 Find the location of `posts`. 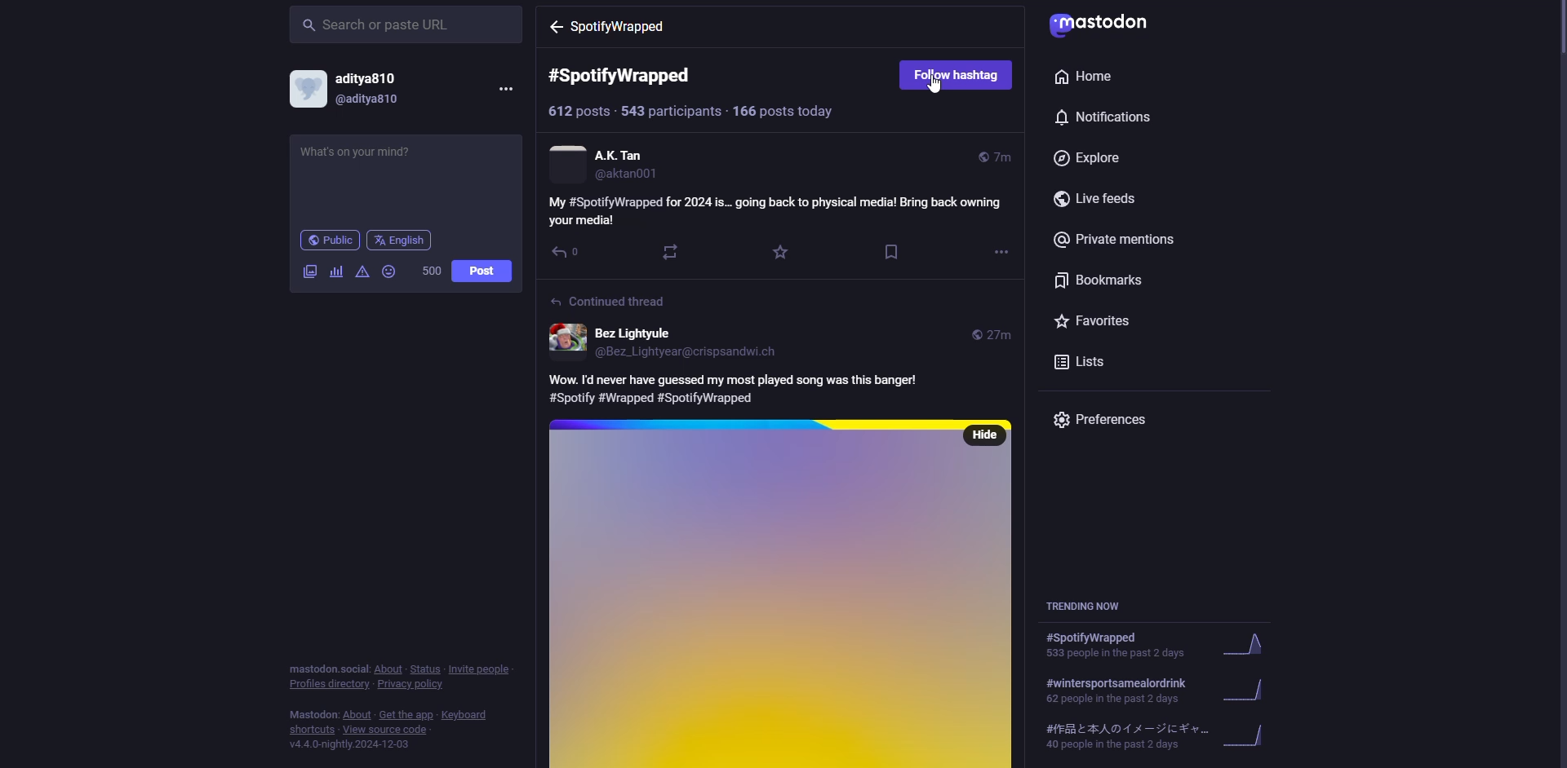

posts is located at coordinates (578, 112).